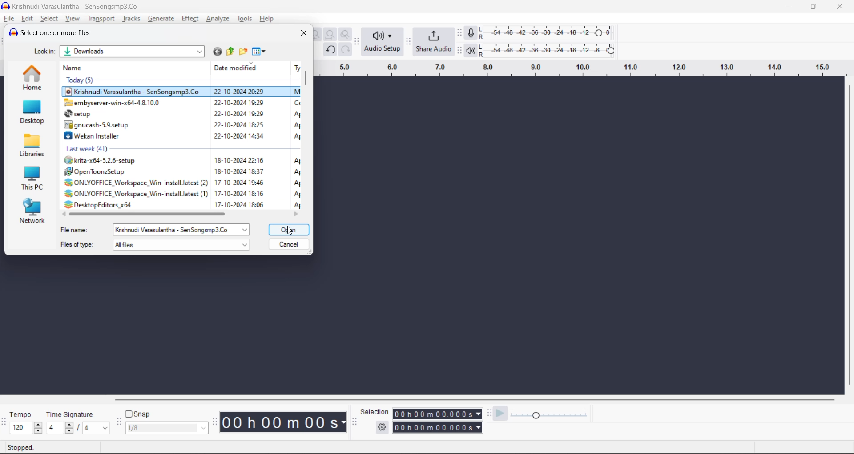 Image resolution: width=854 pixels, height=454 pixels. What do you see at coordinates (219, 19) in the screenshot?
I see `analyze` at bounding box center [219, 19].